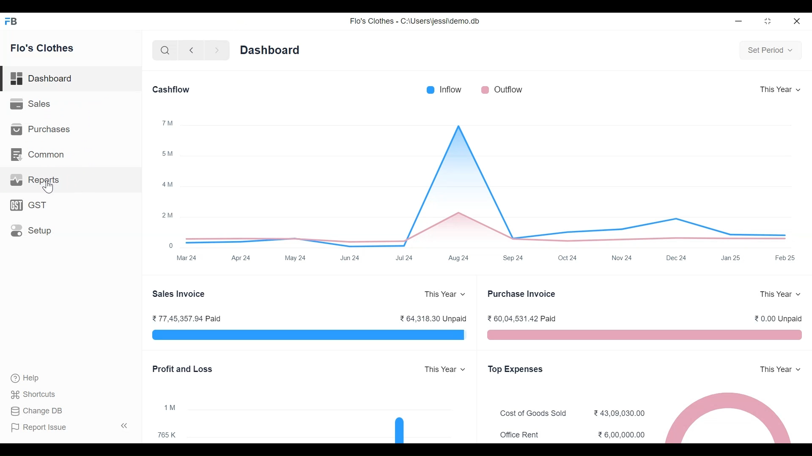 This screenshot has width=812, height=456. Describe the element at coordinates (485, 184) in the screenshot. I see `Line graph representation of cash inflow and outflow of Flo's Clothes yearlyo` at that location.